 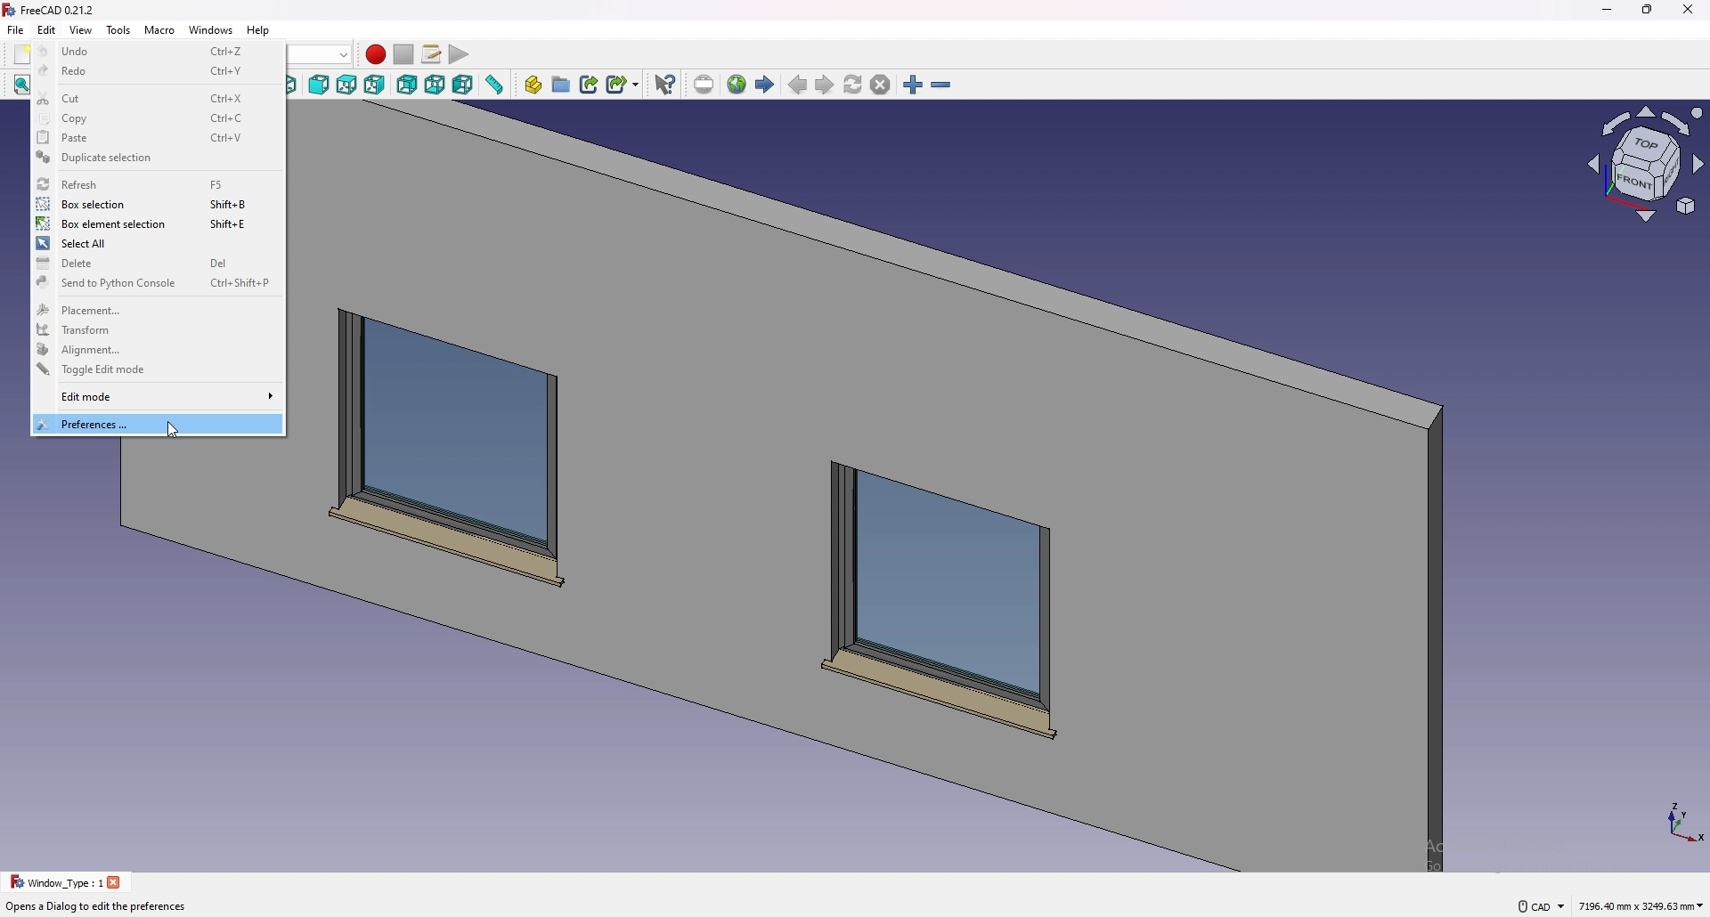 What do you see at coordinates (257, 30) in the screenshot?
I see `help` at bounding box center [257, 30].